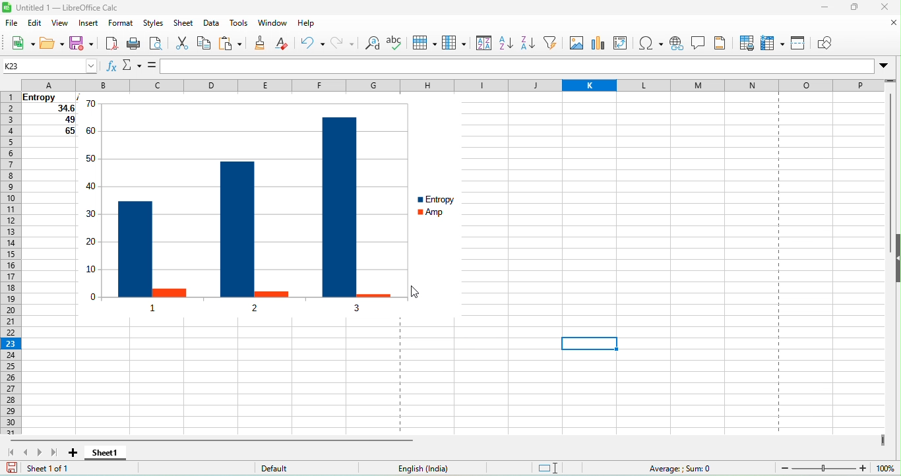 The image size is (901, 476). What do you see at coordinates (418, 292) in the screenshot?
I see `cursor movement` at bounding box center [418, 292].